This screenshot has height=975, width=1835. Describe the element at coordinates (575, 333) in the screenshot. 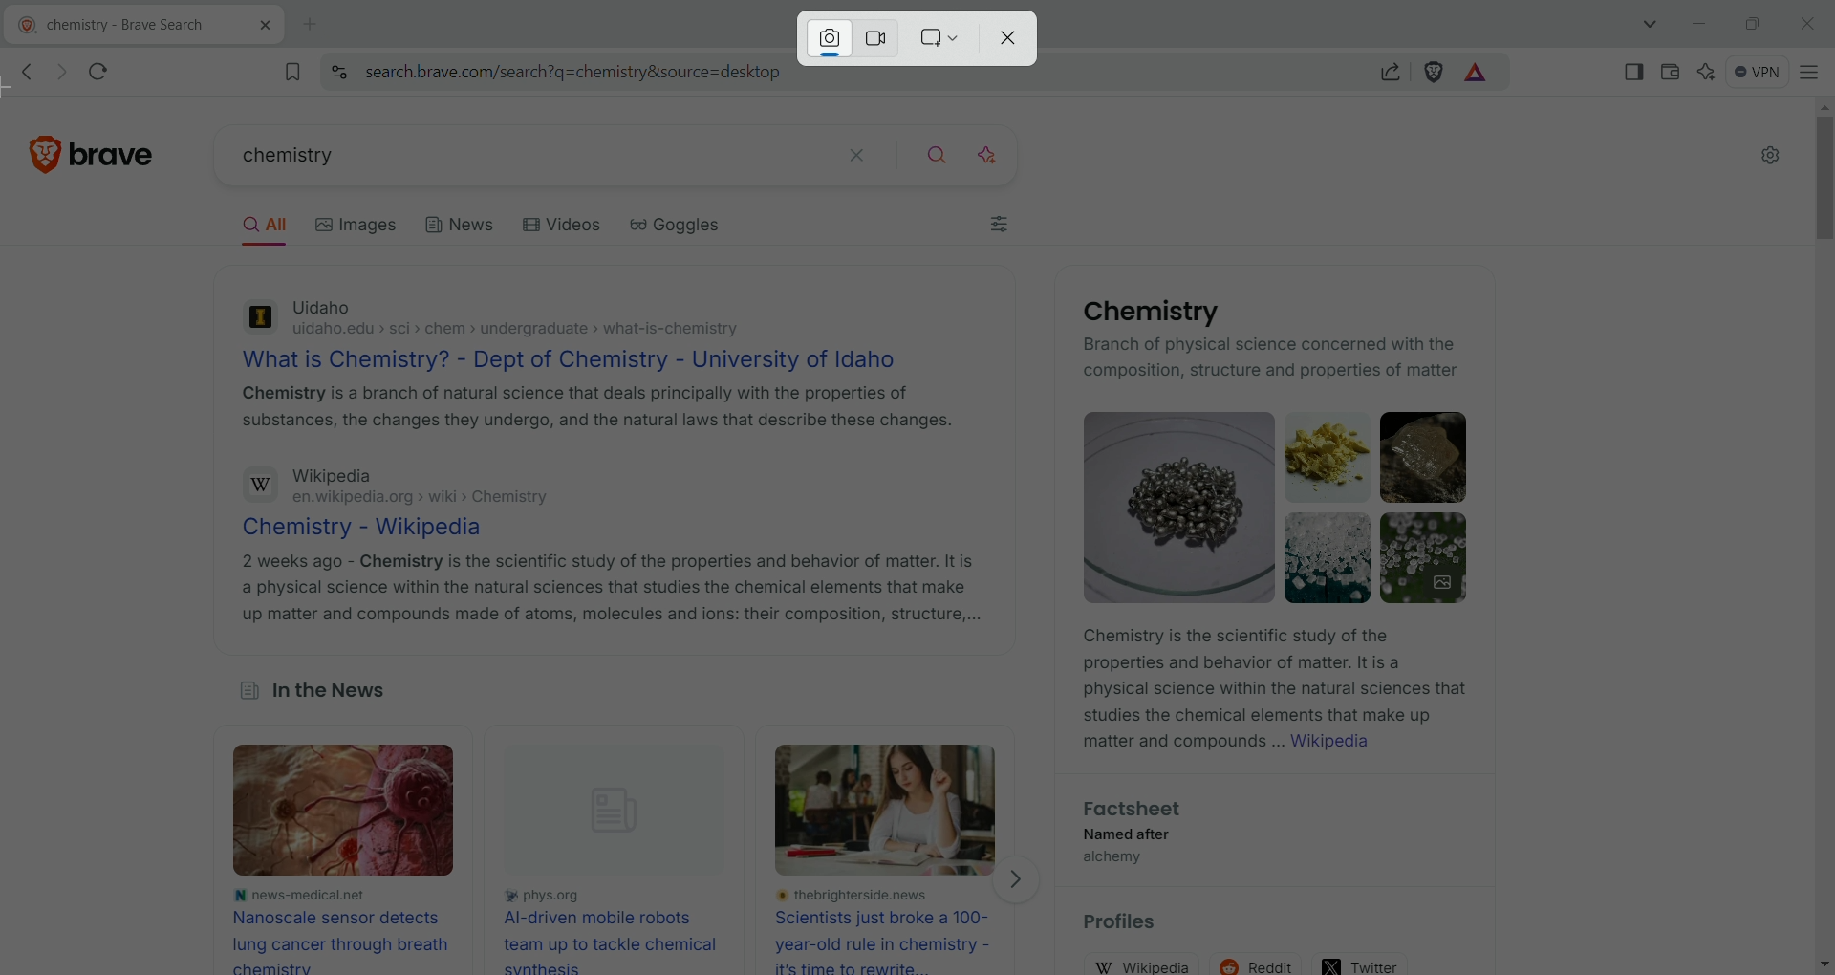

I see `Uidaho uidaho.edu › sci › chem › undergraduate › what-is-chemistry What is Chemistry? - Dept of Chemistry - University of Idaho` at that location.